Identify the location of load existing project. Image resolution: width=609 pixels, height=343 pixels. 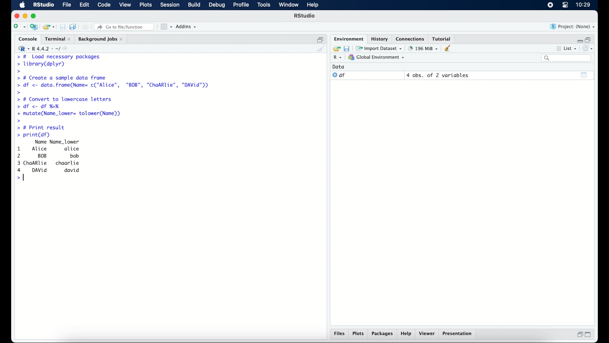
(48, 27).